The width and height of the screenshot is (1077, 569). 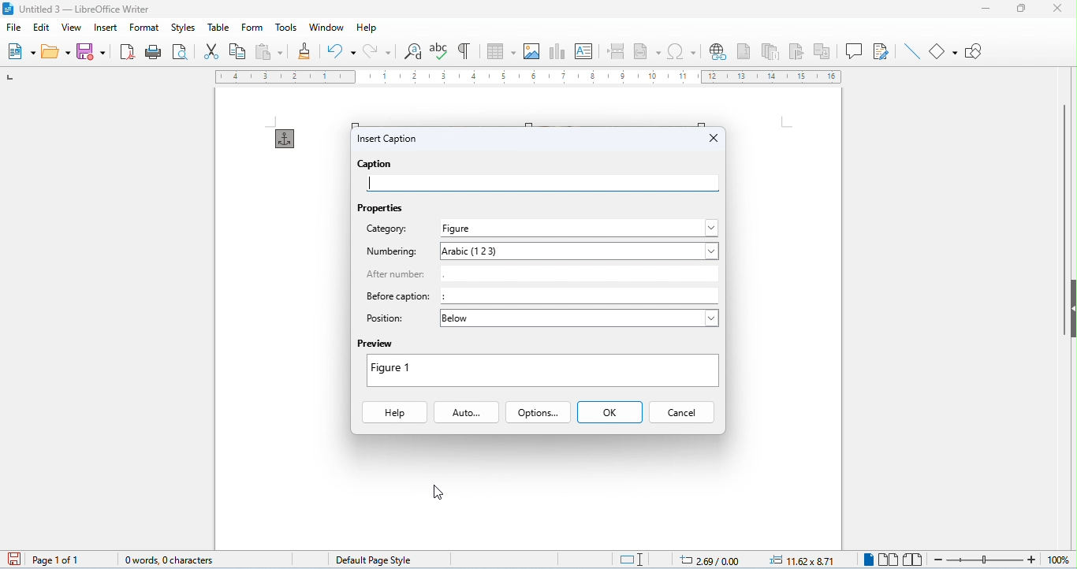 What do you see at coordinates (441, 50) in the screenshot?
I see `spelling` at bounding box center [441, 50].